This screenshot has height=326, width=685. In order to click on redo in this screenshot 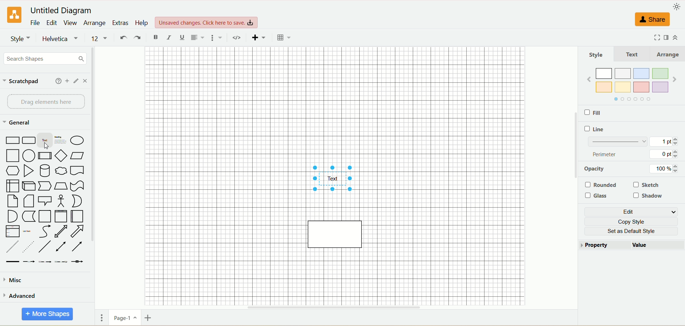, I will do `click(138, 38)`.